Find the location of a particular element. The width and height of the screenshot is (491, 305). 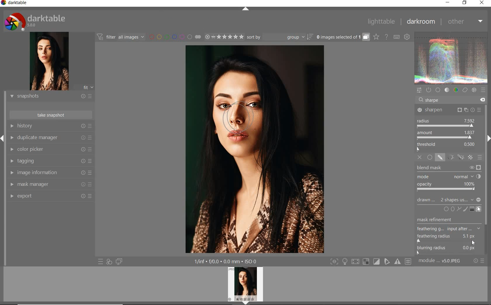

RADIUS is located at coordinates (446, 122).